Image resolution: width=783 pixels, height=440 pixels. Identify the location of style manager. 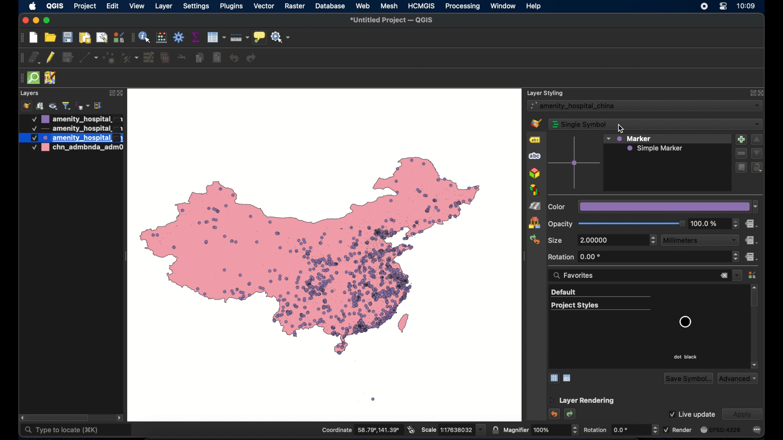
(534, 223).